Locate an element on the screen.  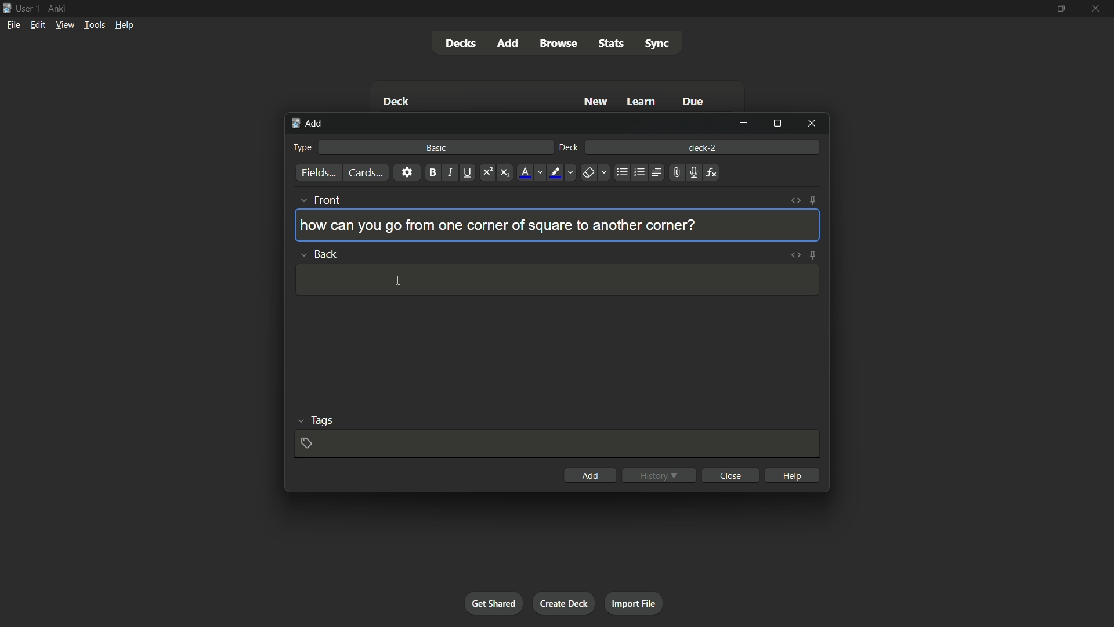
stats is located at coordinates (611, 43).